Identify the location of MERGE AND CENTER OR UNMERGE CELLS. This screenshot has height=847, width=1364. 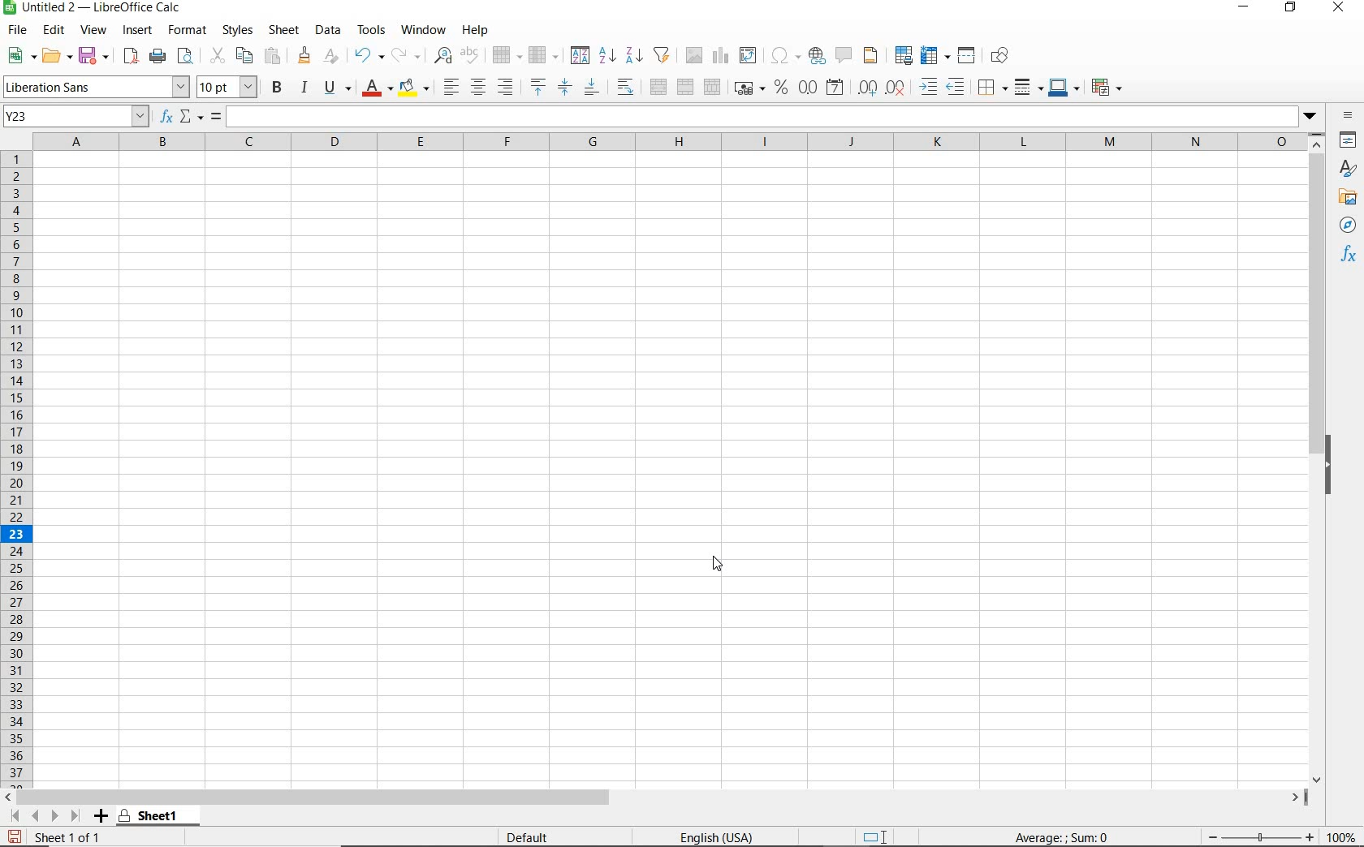
(658, 87).